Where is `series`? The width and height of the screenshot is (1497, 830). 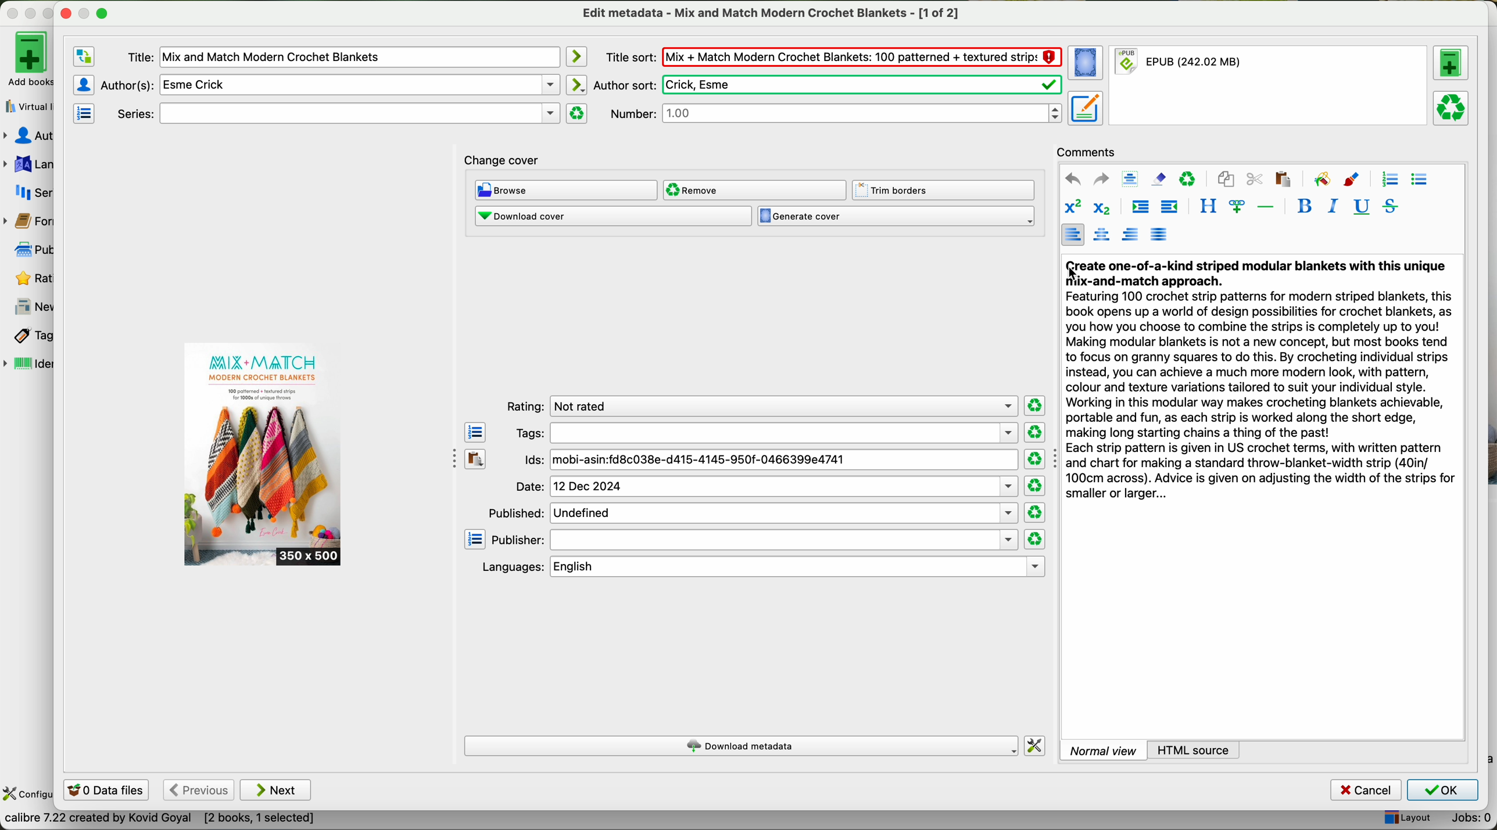
series is located at coordinates (28, 192).